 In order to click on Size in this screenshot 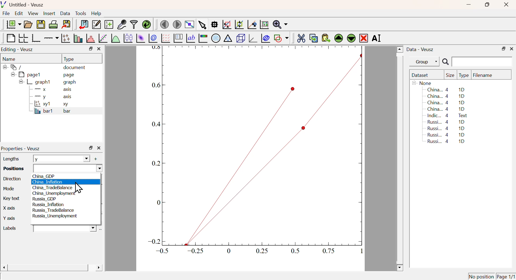, I will do `click(450, 76)`.